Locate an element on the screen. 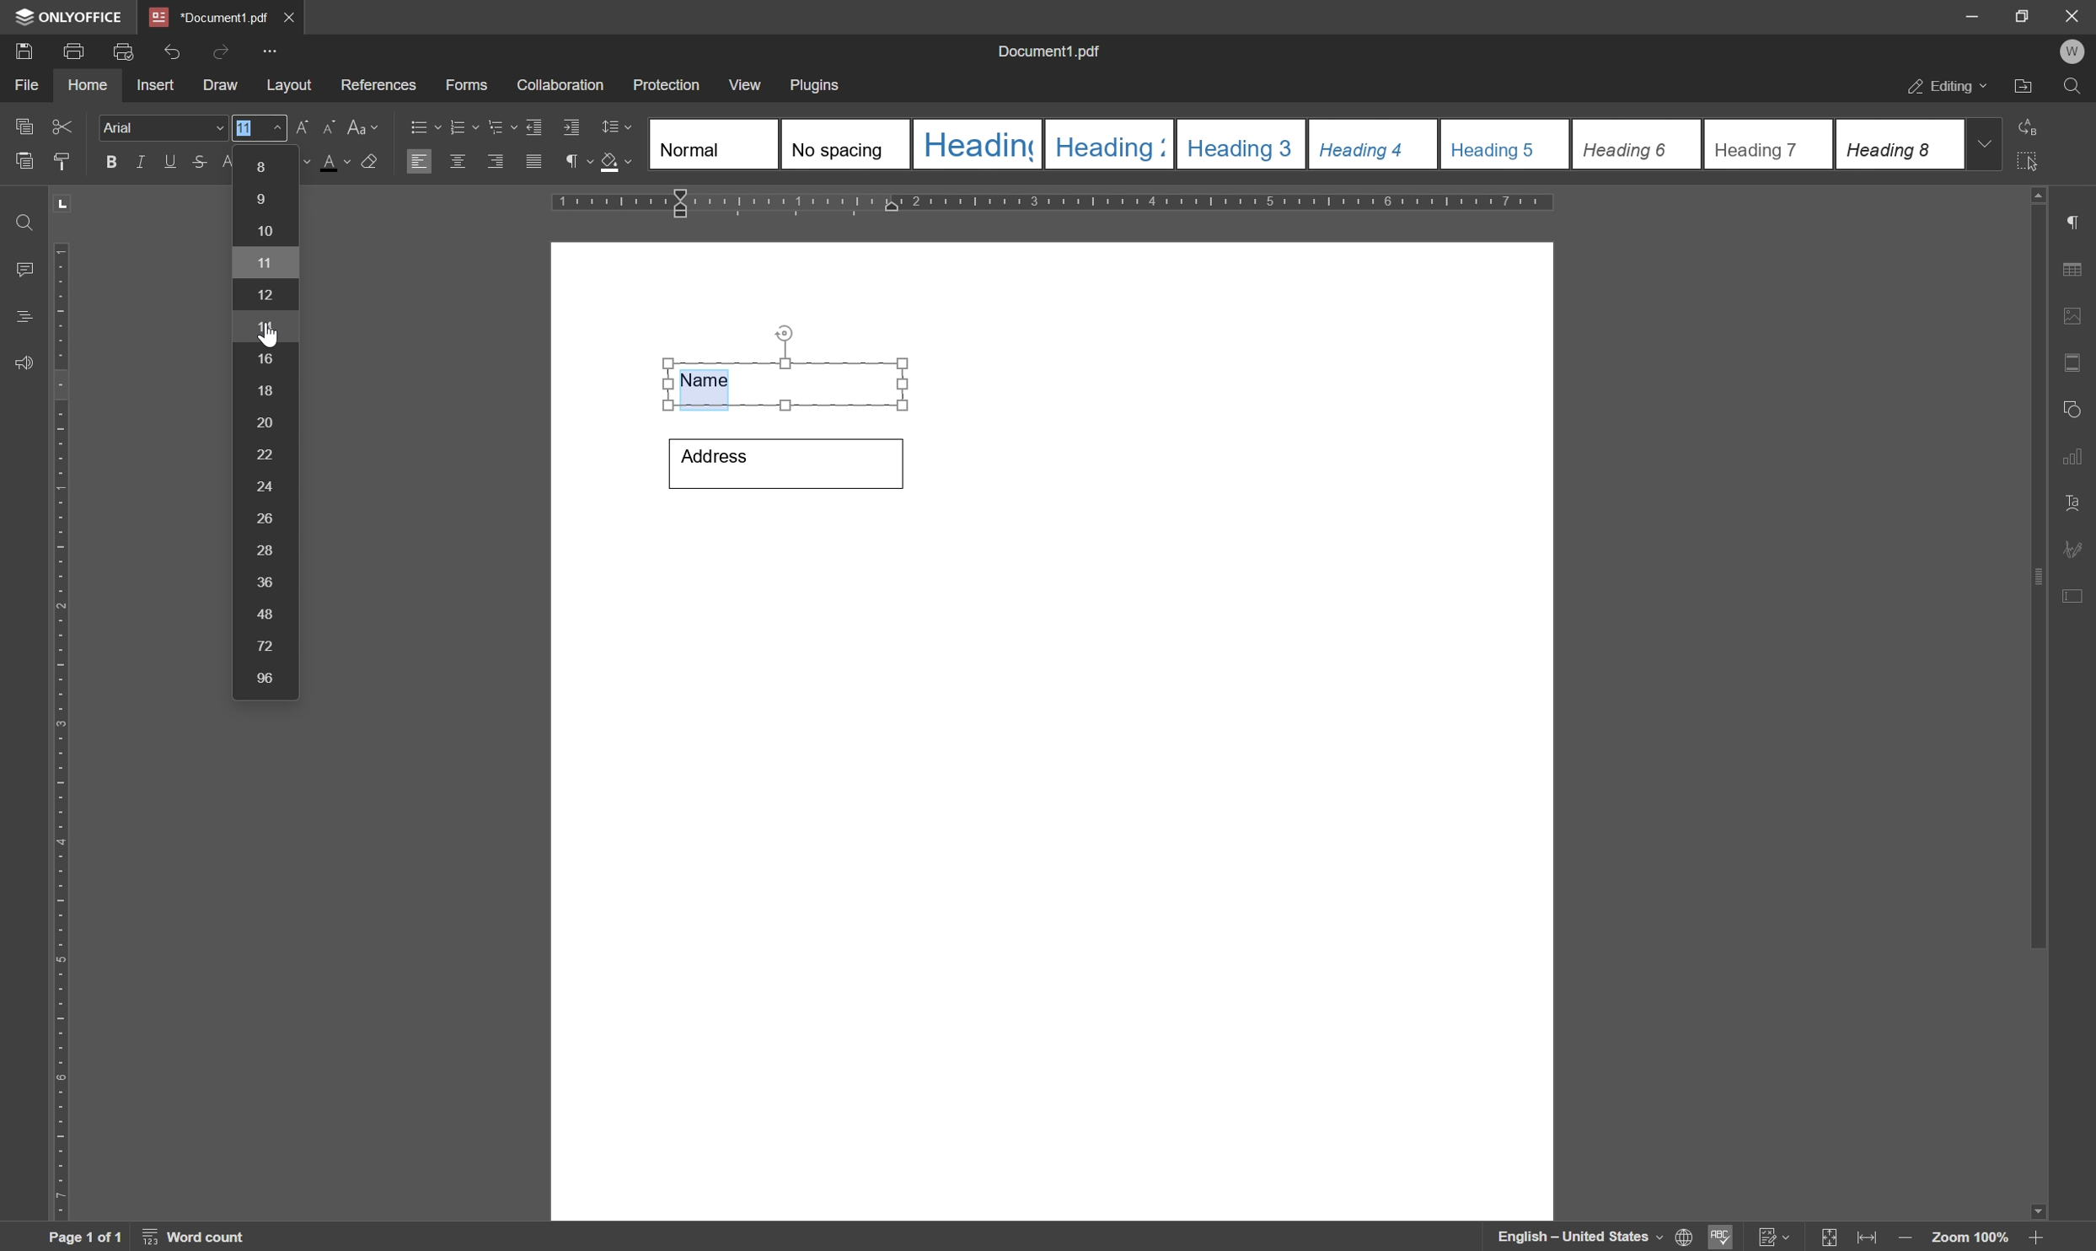  headings is located at coordinates (19, 317).